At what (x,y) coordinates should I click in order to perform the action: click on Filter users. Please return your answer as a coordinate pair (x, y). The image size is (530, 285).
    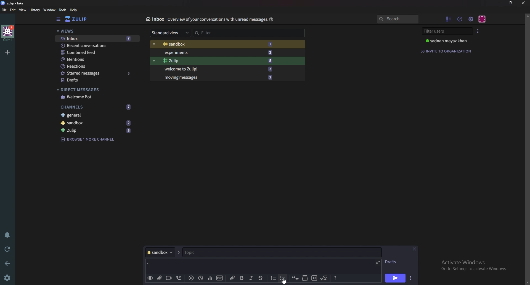
    Looking at the image, I should click on (448, 31).